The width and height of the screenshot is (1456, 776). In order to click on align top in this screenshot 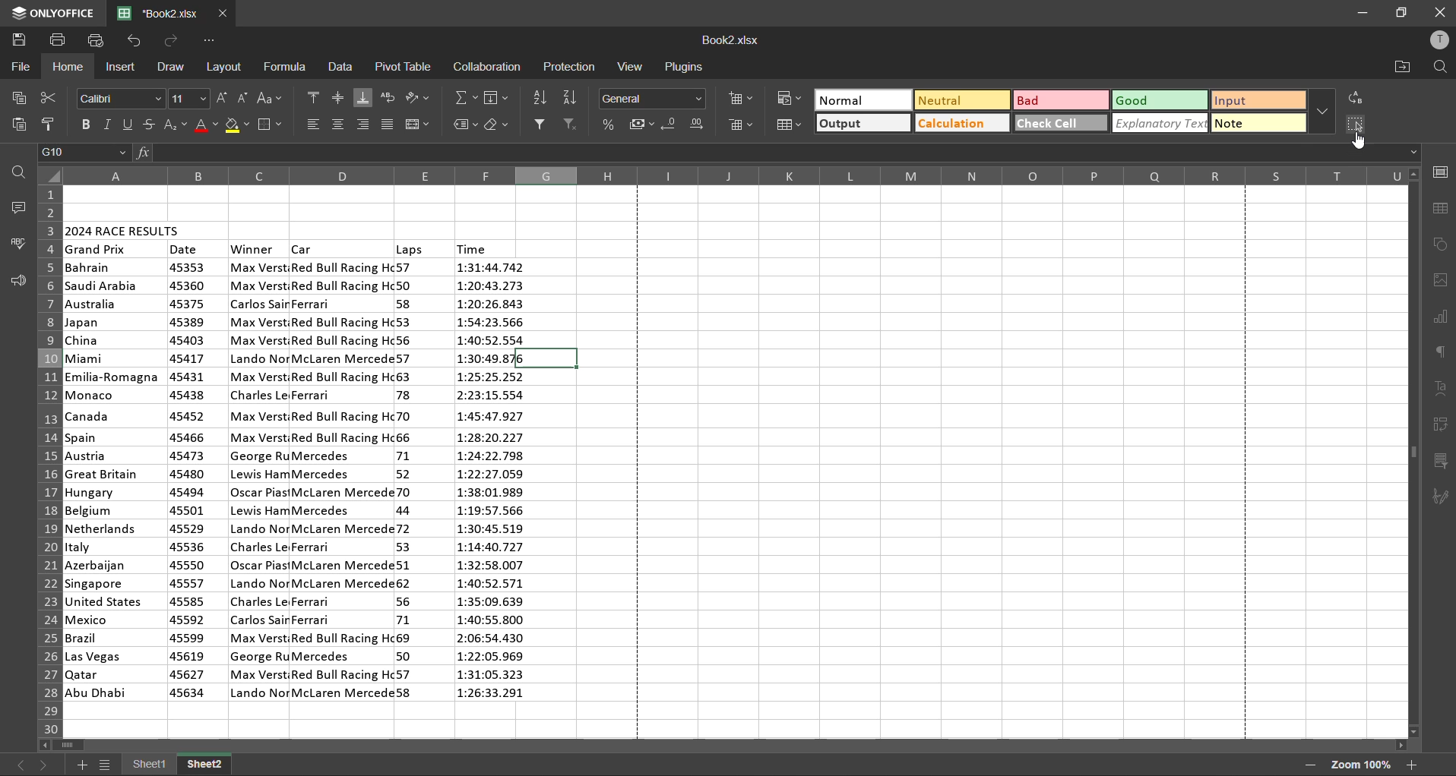, I will do `click(312, 98)`.